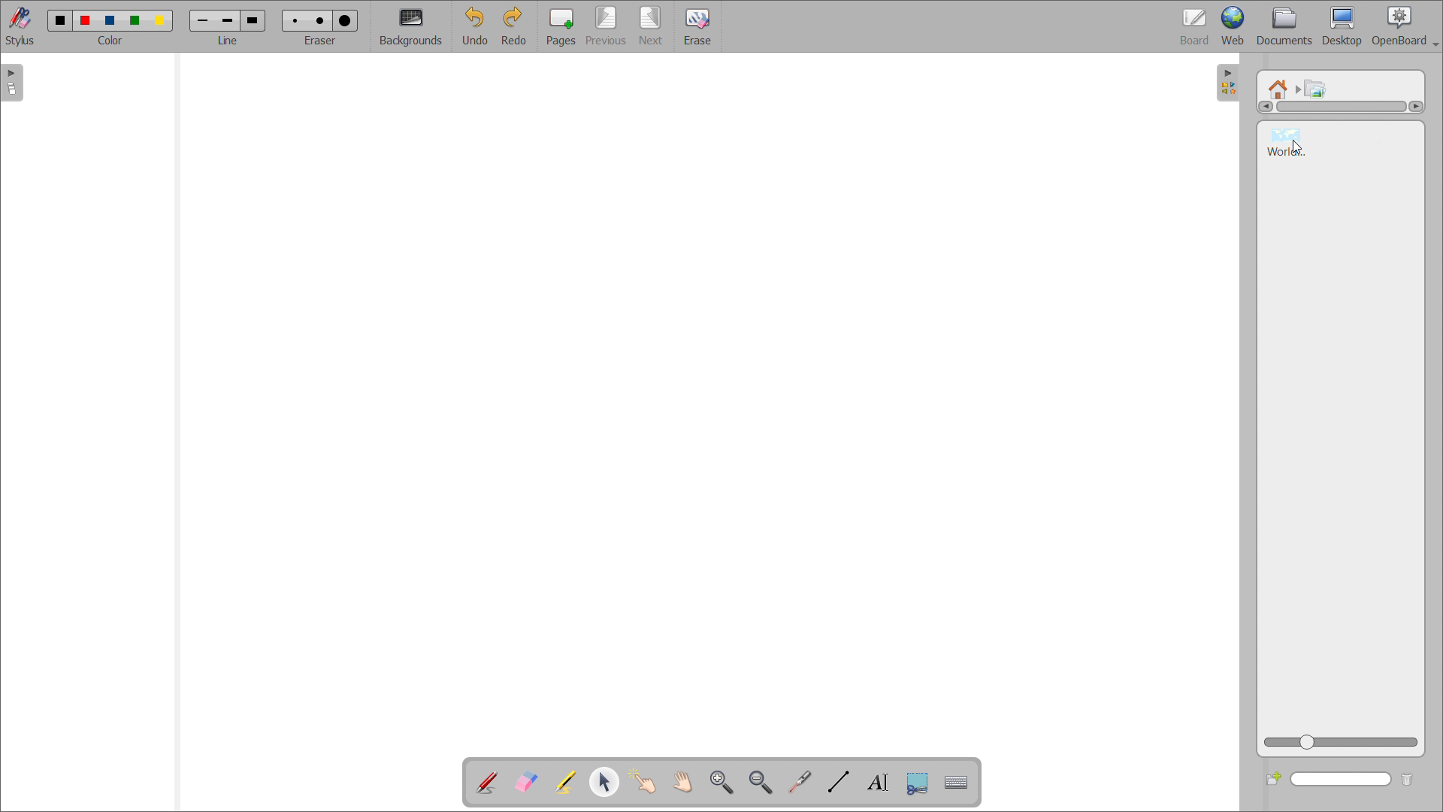 This screenshot has width=1443, height=812. Describe the element at coordinates (1285, 142) in the screenshot. I see `world` at that location.